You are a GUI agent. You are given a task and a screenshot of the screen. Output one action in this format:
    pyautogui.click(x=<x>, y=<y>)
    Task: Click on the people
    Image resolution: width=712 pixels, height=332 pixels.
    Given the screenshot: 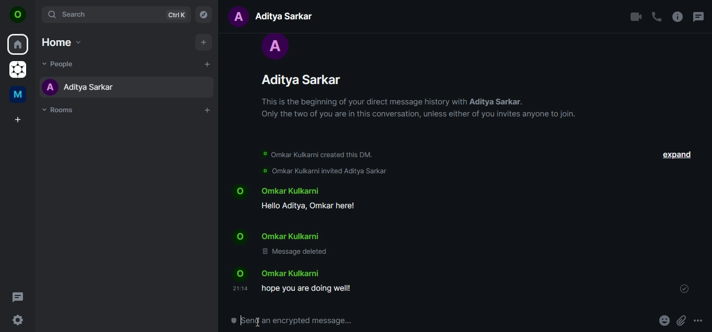 What is the action you would take?
    pyautogui.click(x=60, y=65)
    